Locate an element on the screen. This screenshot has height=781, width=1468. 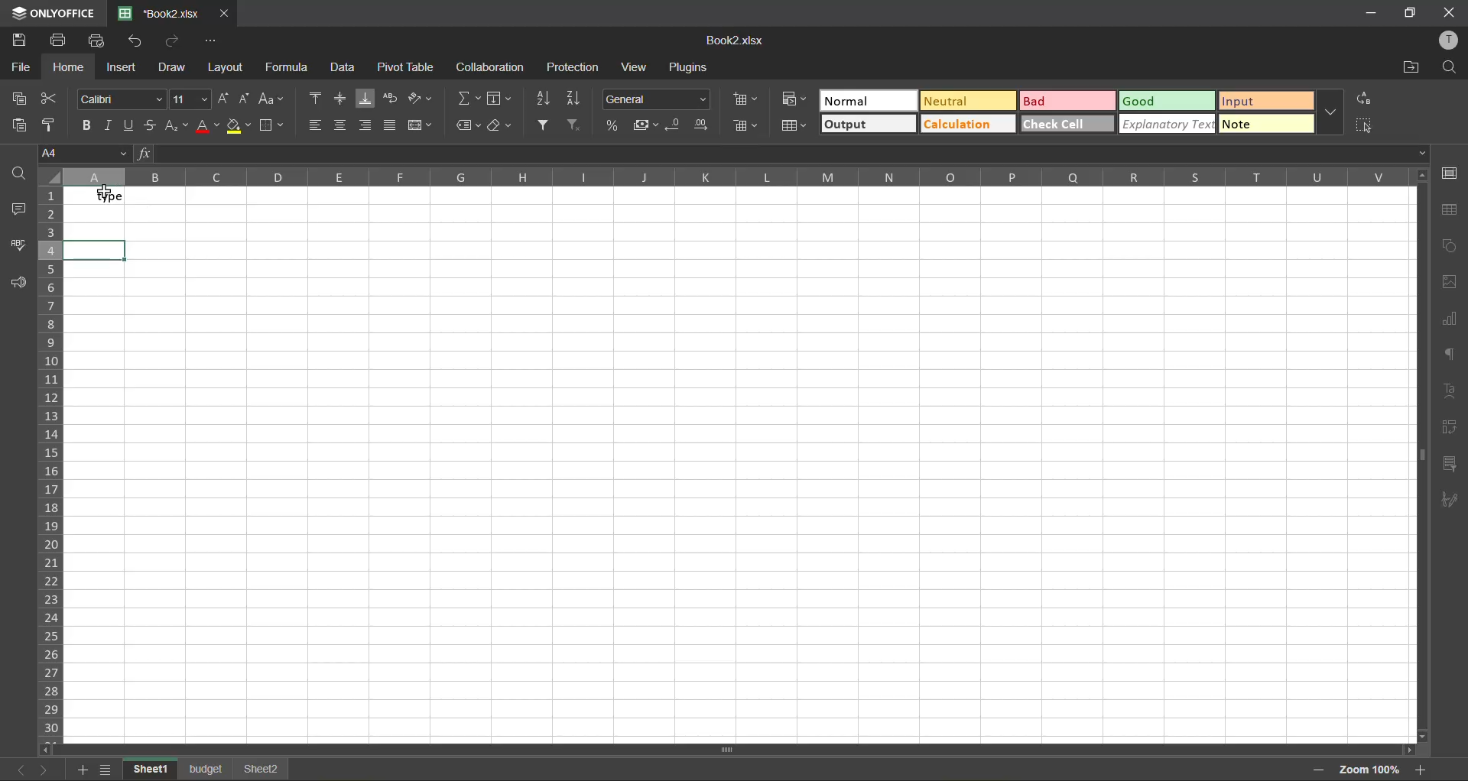
cut is located at coordinates (50, 98).